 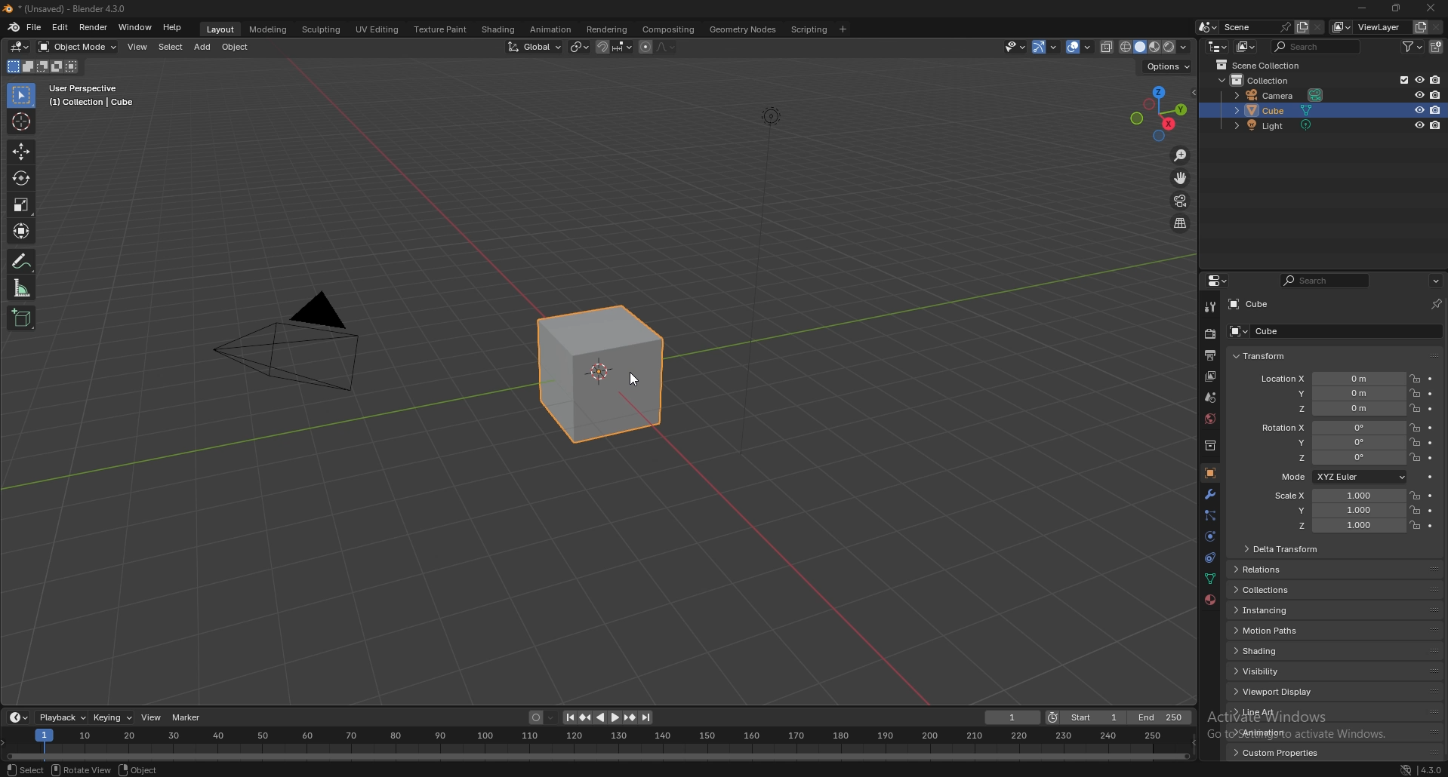 What do you see at coordinates (442, 29) in the screenshot?
I see `texture paint` at bounding box center [442, 29].